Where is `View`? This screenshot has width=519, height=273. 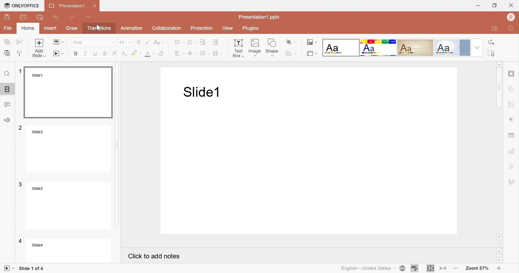 View is located at coordinates (228, 29).